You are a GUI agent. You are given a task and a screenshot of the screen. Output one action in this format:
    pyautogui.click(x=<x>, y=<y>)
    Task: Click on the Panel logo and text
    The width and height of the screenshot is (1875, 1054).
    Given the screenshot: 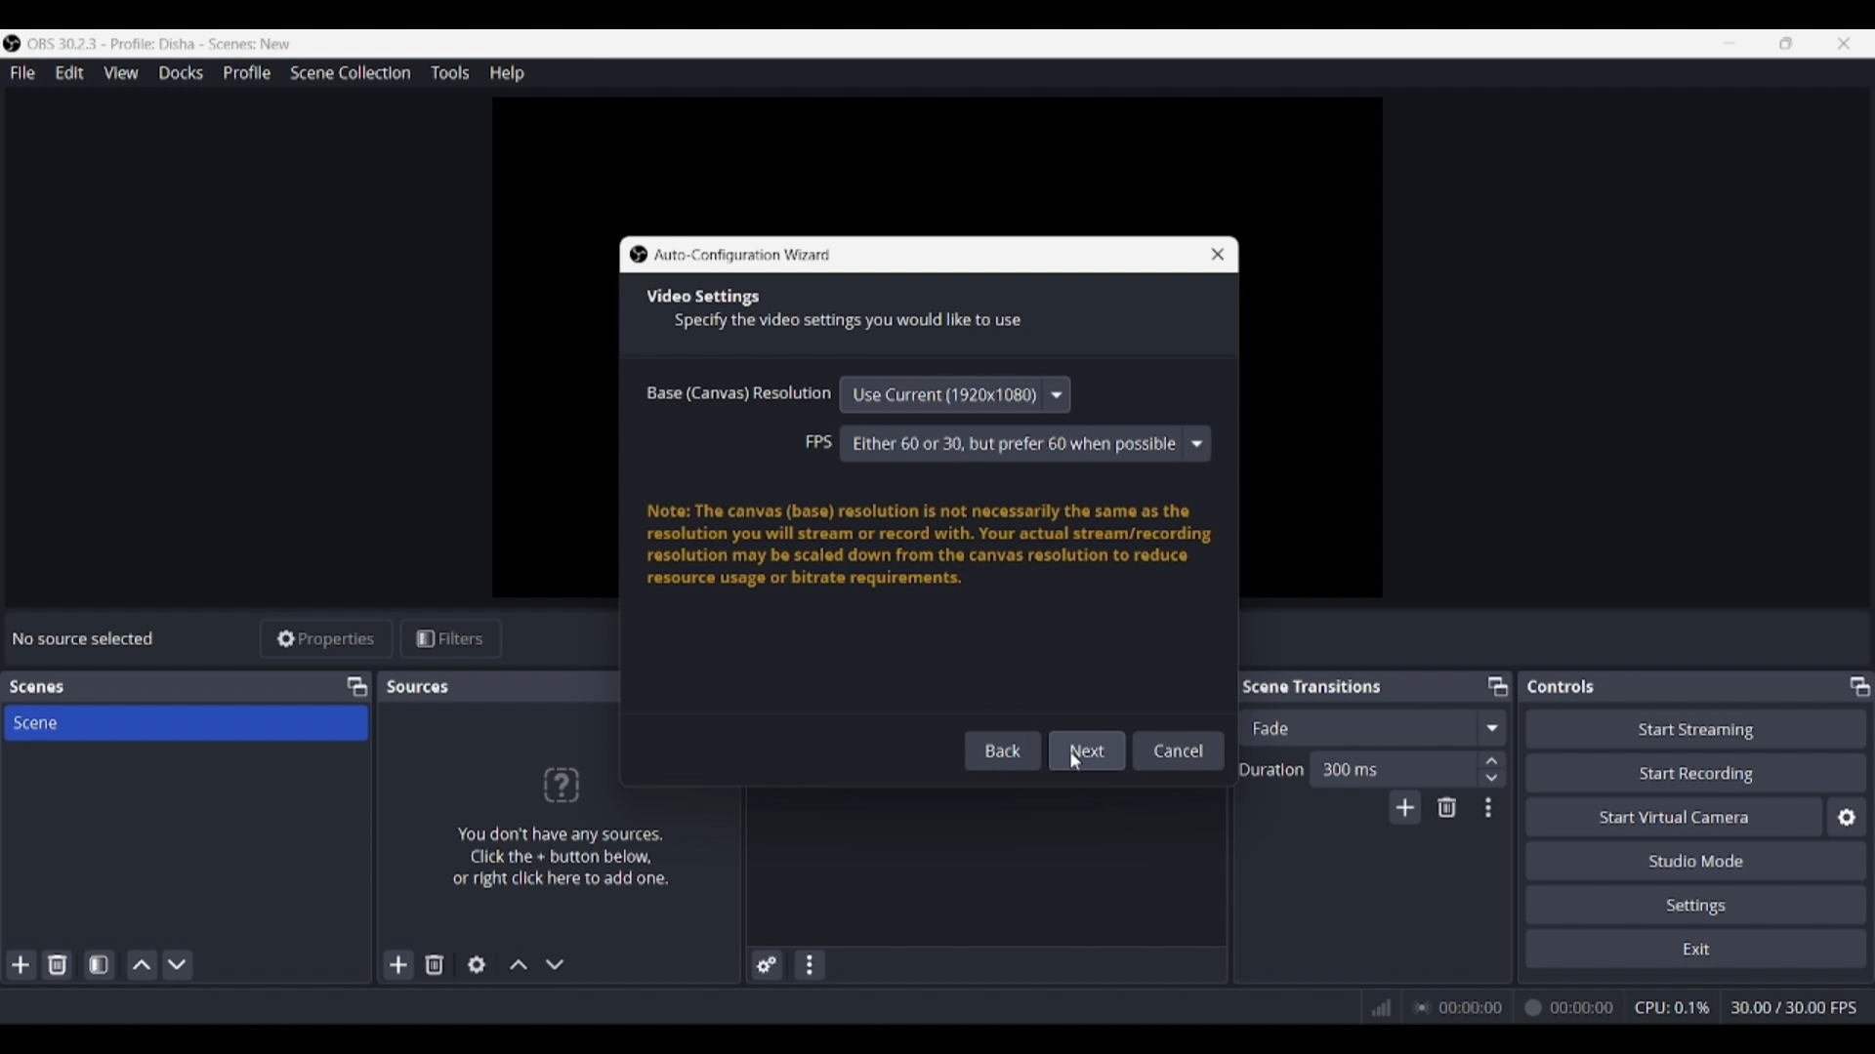 What is the action you would take?
    pyautogui.click(x=559, y=826)
    